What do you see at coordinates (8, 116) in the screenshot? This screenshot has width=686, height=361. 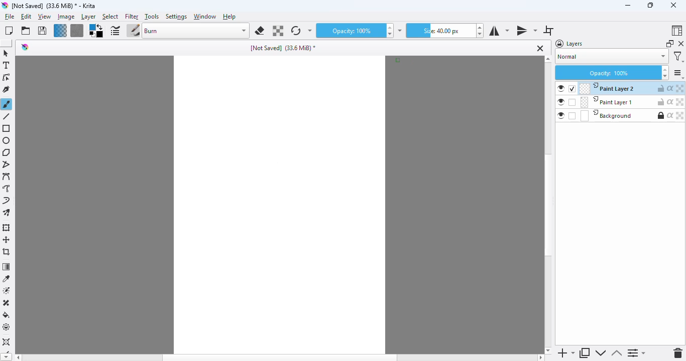 I see `line tool` at bounding box center [8, 116].